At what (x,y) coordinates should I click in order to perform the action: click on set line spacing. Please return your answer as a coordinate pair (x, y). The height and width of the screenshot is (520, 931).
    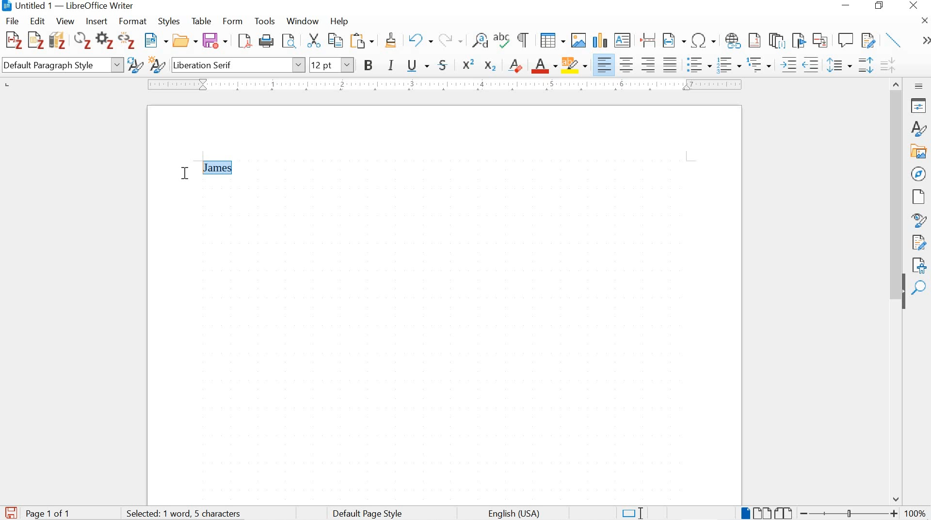
    Looking at the image, I should click on (838, 65).